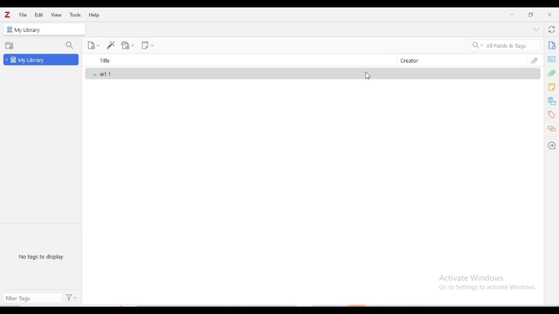 This screenshot has width=559, height=314. Describe the element at coordinates (93, 45) in the screenshot. I see `new item` at that location.